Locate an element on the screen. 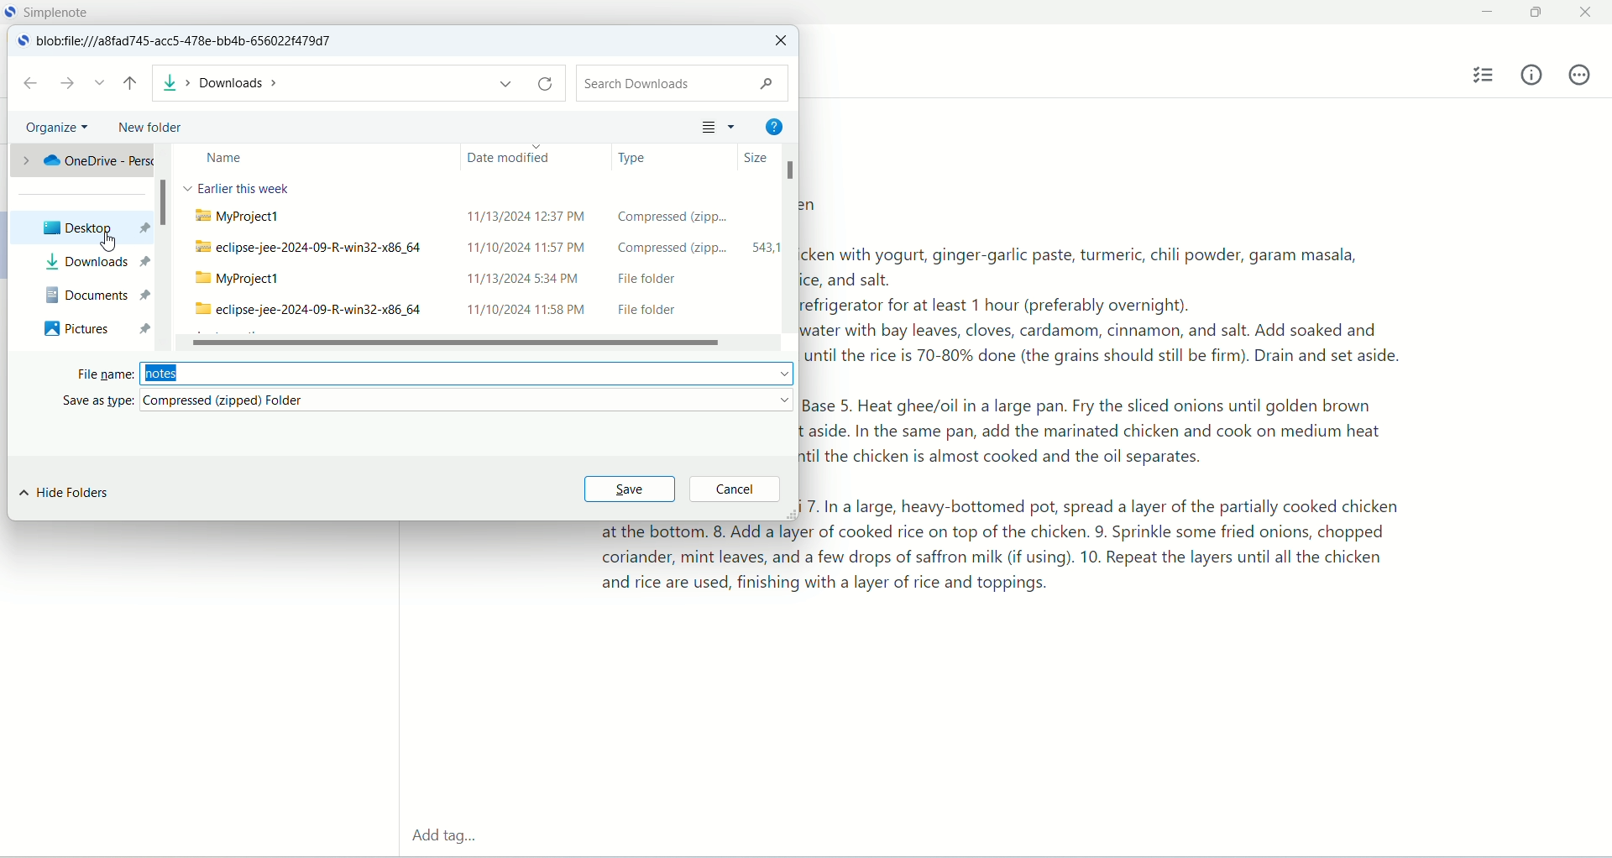  add tag is located at coordinates (442, 838).